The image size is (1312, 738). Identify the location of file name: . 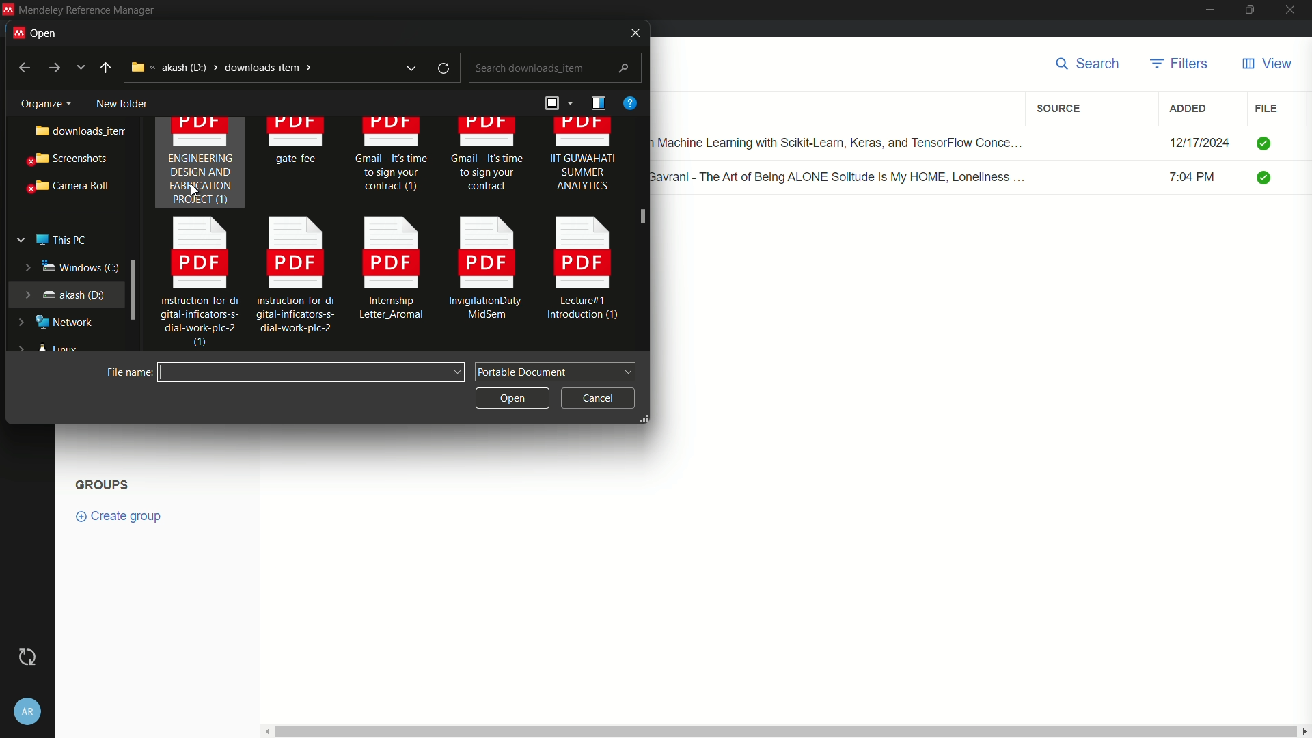
(312, 372).